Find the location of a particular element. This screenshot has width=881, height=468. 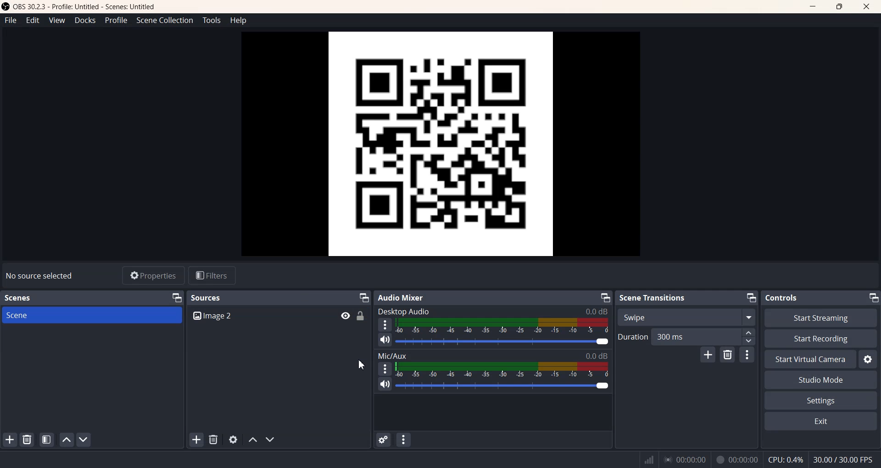

Duration adjuster is located at coordinates (742, 336).